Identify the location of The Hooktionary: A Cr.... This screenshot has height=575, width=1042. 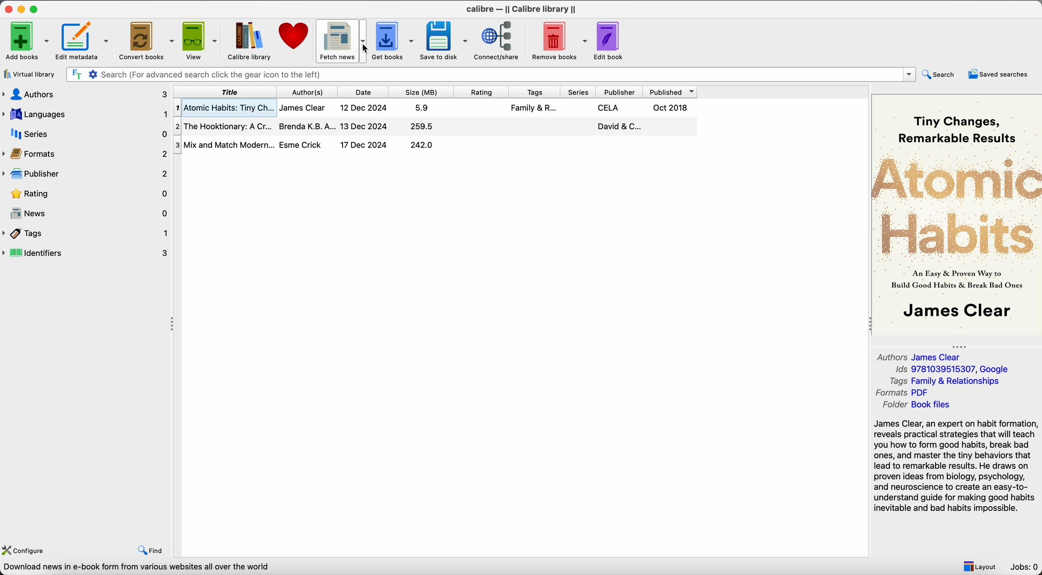
(223, 126).